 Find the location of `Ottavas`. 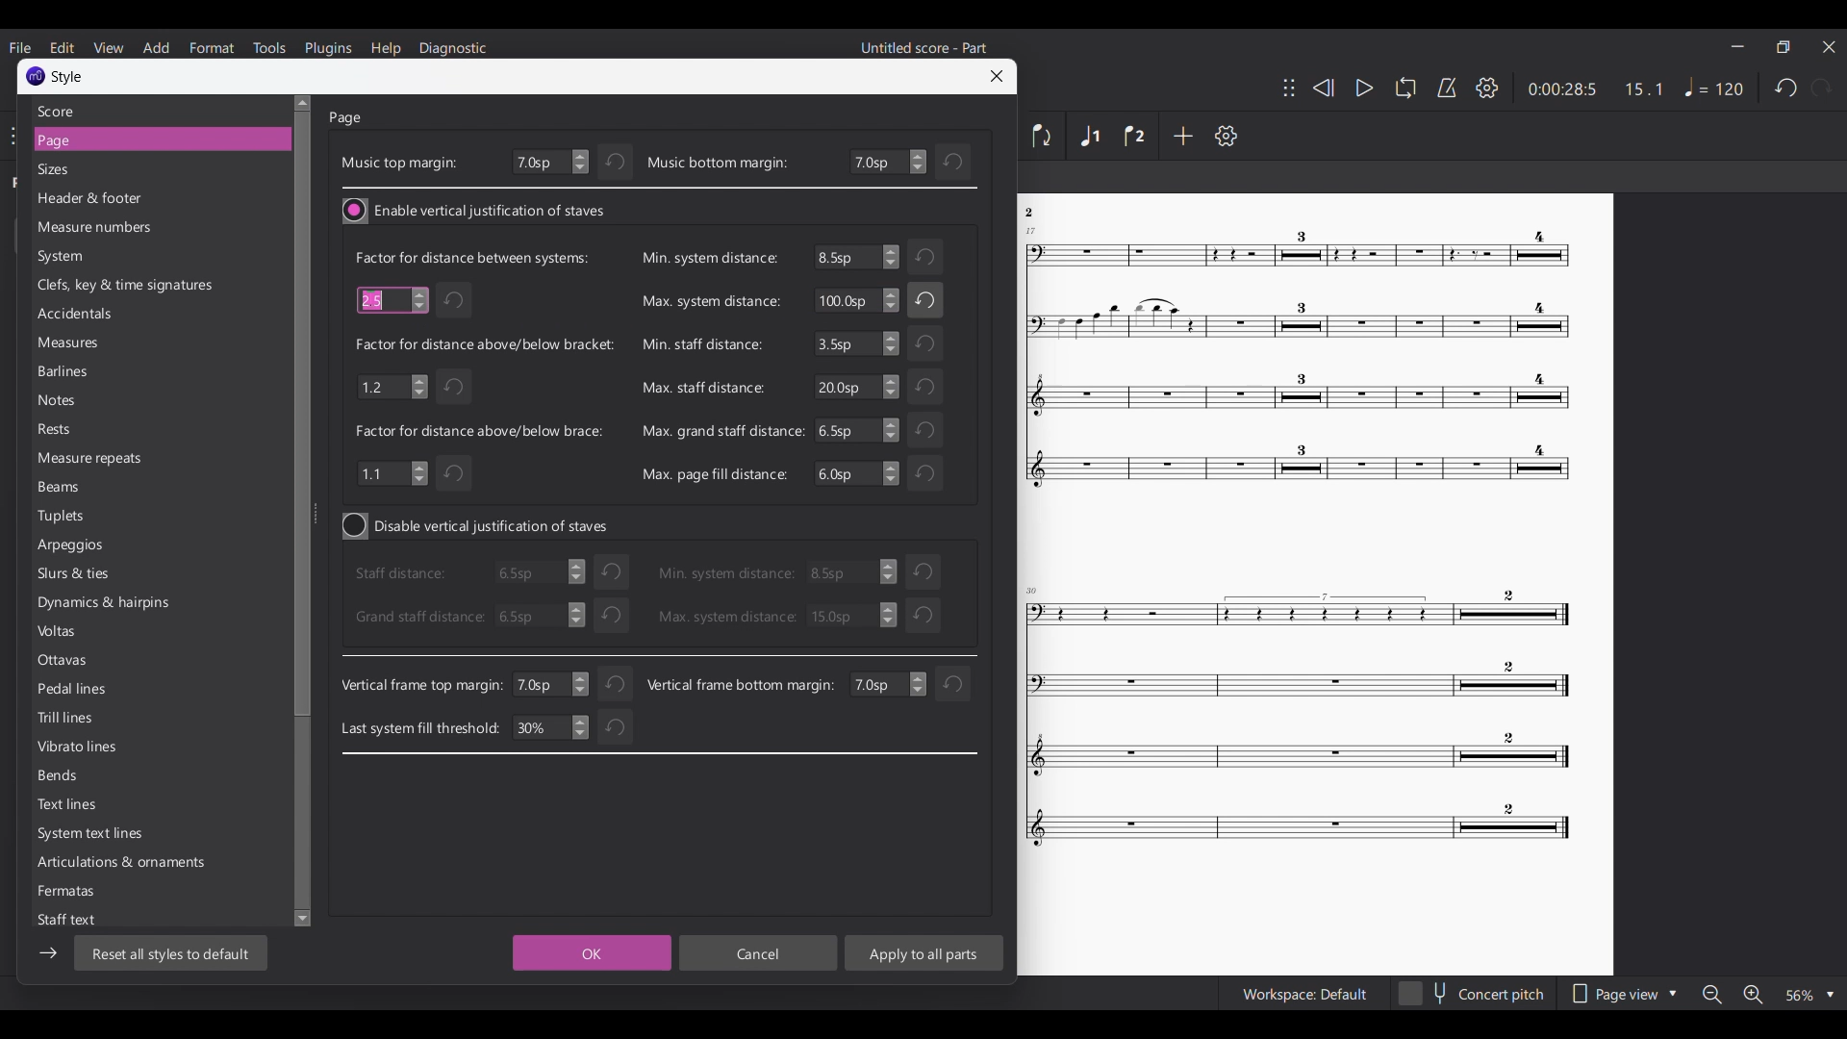

Ottavas is located at coordinates (104, 663).